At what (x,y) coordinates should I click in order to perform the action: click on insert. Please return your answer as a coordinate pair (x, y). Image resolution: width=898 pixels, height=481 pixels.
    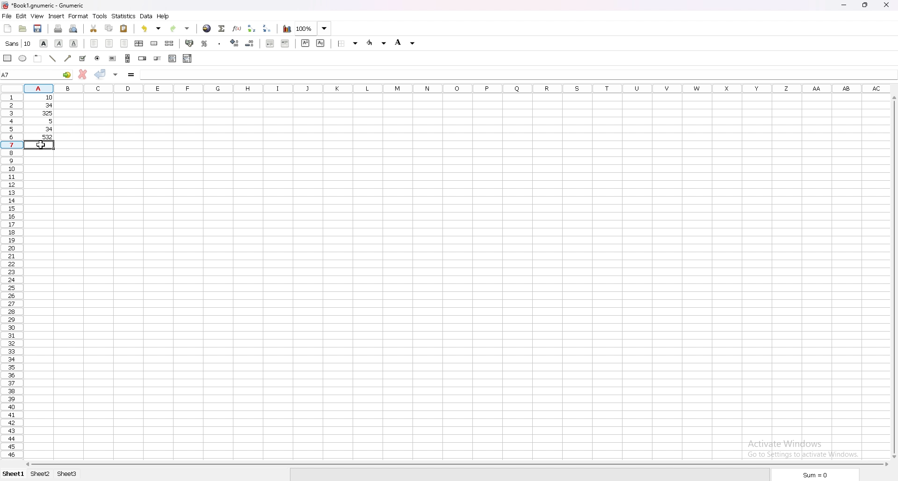
    Looking at the image, I should click on (56, 16).